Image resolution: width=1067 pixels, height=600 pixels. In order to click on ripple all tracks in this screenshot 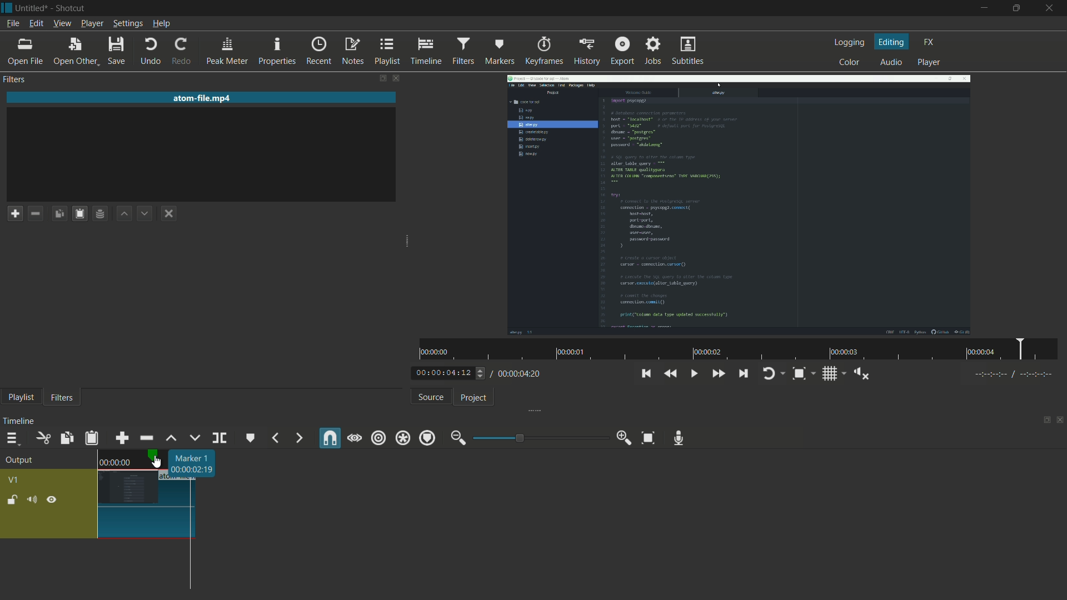, I will do `click(402, 438)`.